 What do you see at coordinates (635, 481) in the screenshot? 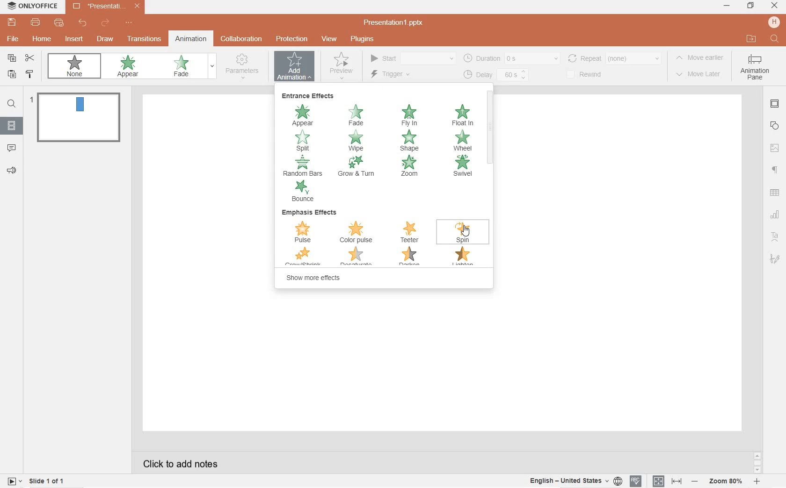
I see `spell checking` at bounding box center [635, 481].